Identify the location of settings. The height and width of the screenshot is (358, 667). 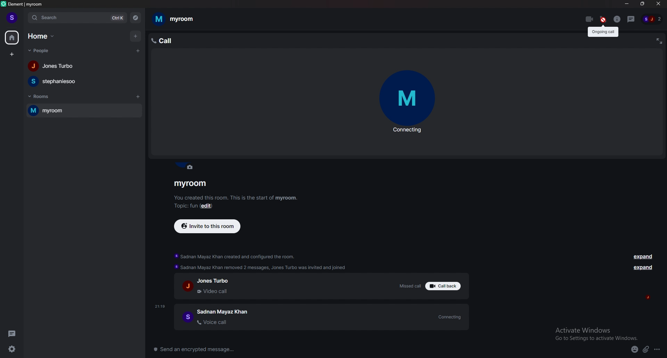
(14, 349).